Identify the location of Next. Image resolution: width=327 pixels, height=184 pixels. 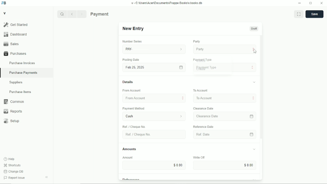
(82, 14).